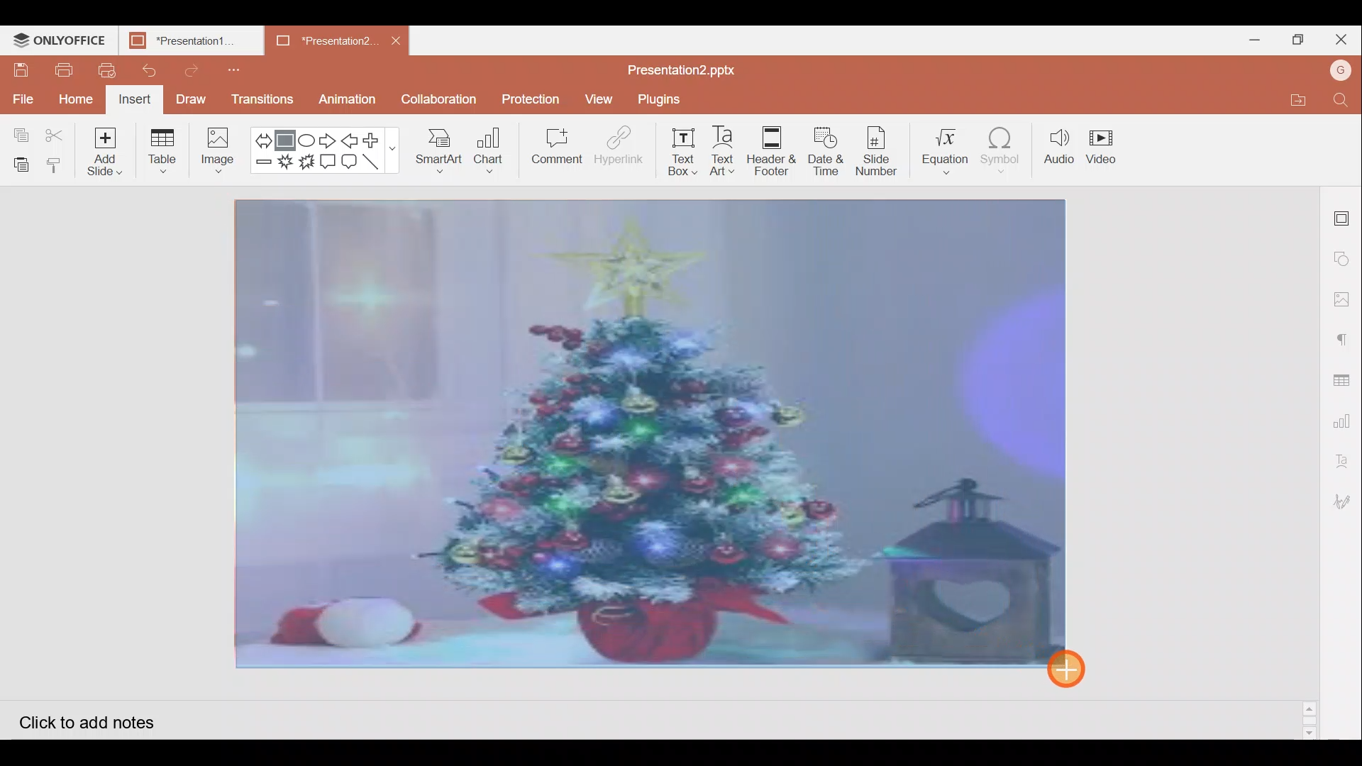  What do you see at coordinates (597, 99) in the screenshot?
I see `View` at bounding box center [597, 99].